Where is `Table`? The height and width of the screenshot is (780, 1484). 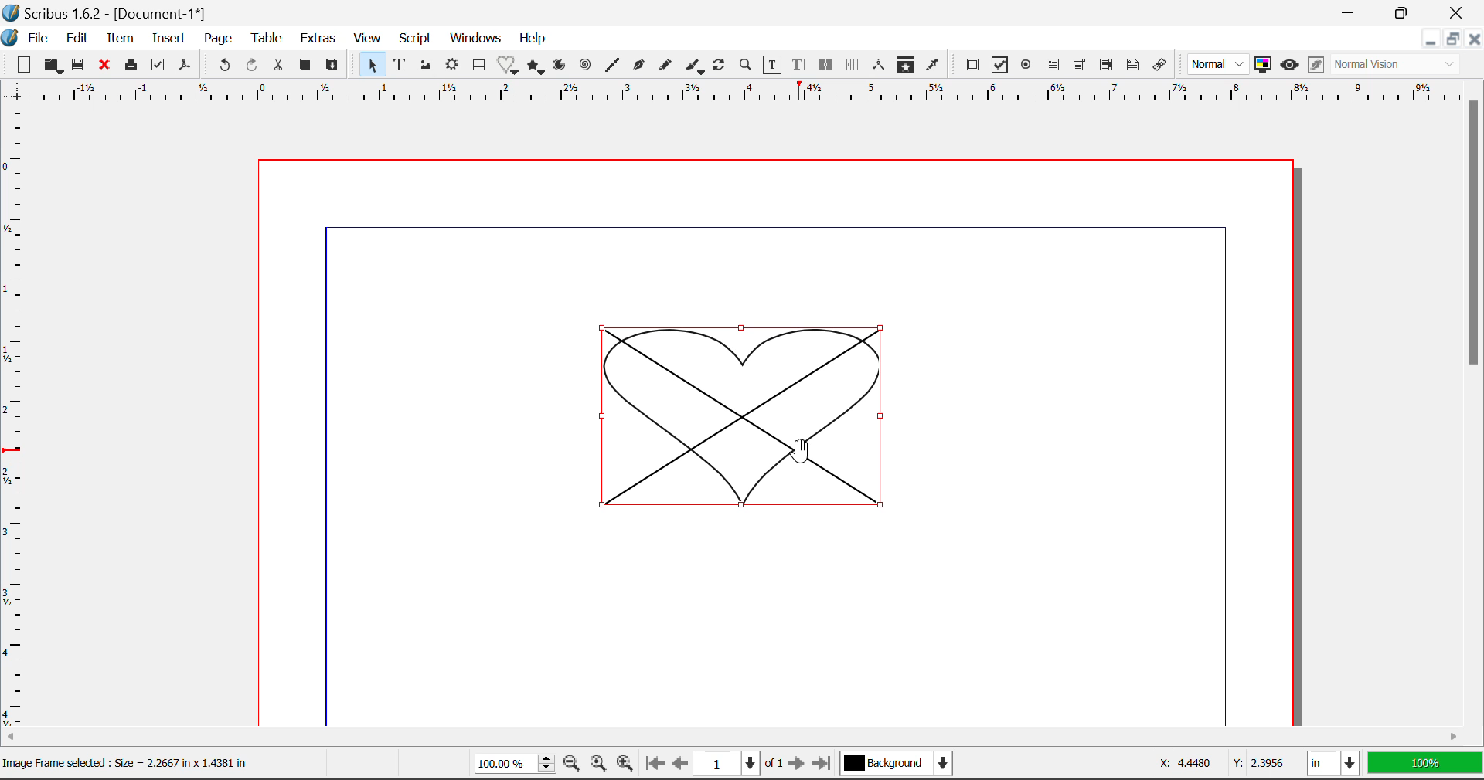
Table is located at coordinates (269, 38).